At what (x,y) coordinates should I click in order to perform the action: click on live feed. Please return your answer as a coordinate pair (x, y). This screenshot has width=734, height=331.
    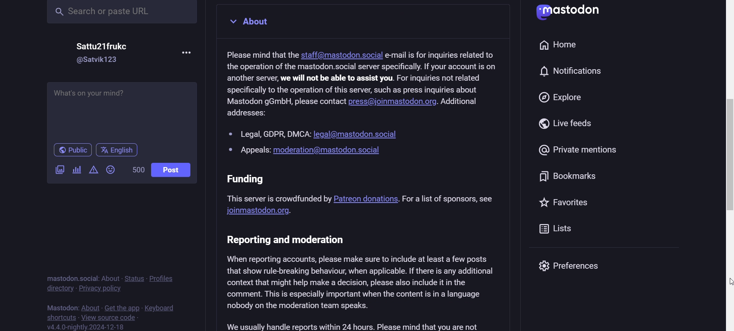
    Looking at the image, I should click on (573, 125).